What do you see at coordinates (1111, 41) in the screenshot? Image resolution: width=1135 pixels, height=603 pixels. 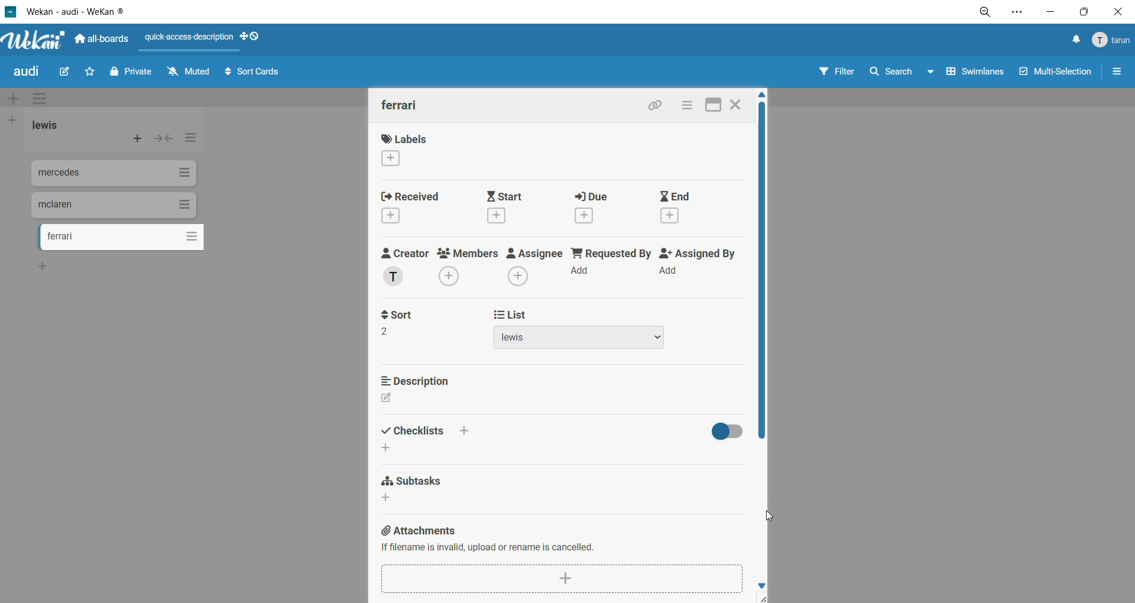 I see `menu` at bounding box center [1111, 41].